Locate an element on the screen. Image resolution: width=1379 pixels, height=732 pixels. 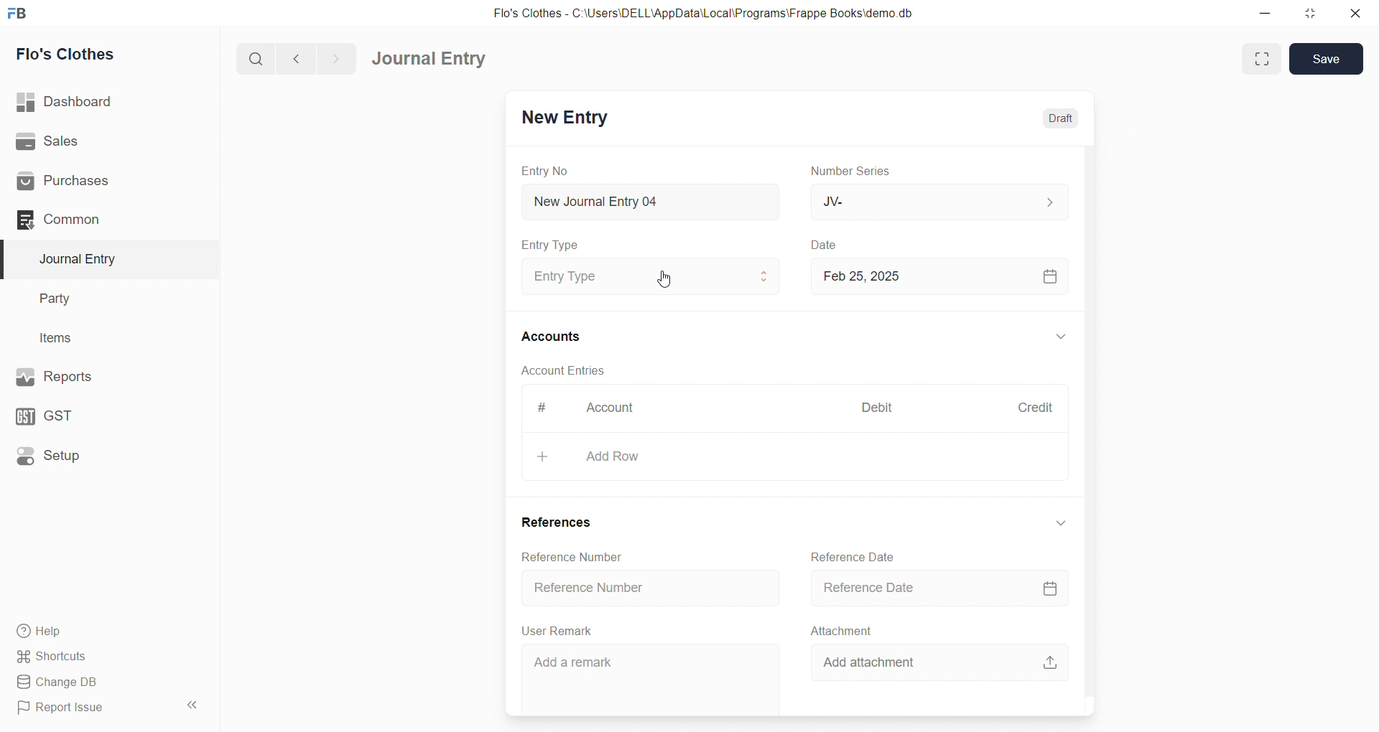
Entry No. is located at coordinates (544, 171).